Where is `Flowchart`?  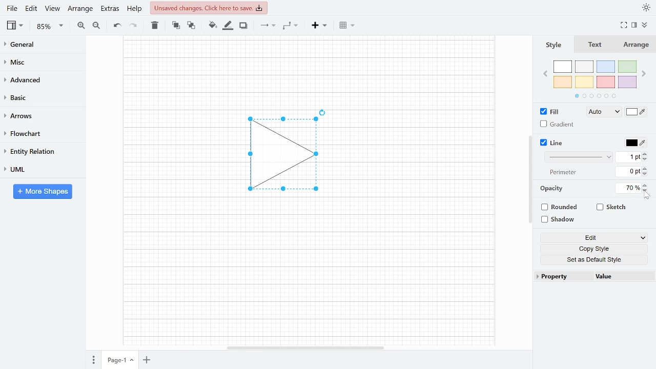
Flowchart is located at coordinates (38, 134).